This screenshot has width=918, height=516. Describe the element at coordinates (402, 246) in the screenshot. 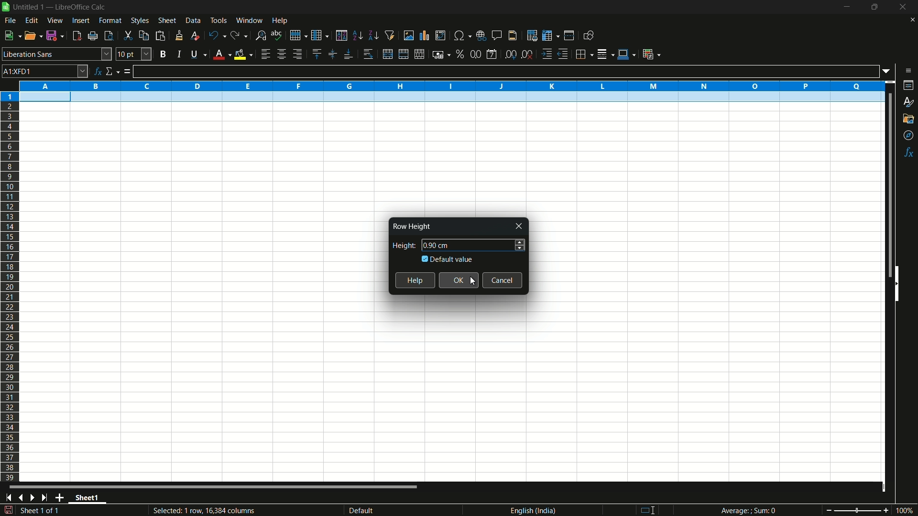

I see `height` at that location.